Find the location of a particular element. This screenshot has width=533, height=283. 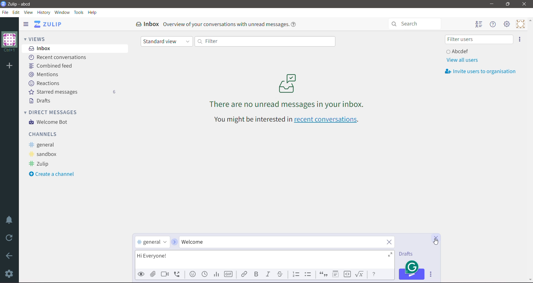

Personal Menu is located at coordinates (521, 24).